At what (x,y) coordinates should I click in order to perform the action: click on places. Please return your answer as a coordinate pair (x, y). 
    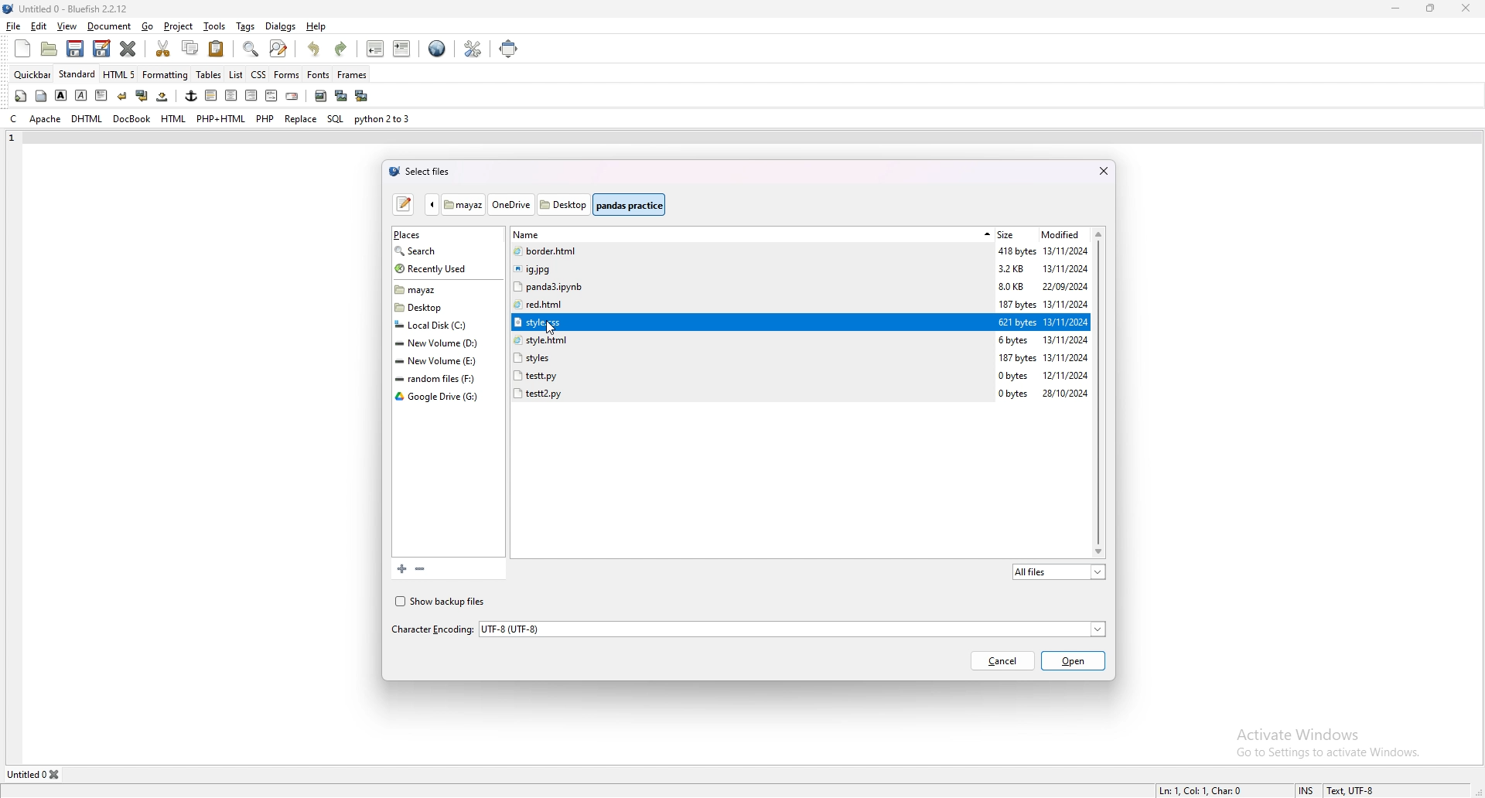
    Looking at the image, I should click on (432, 236).